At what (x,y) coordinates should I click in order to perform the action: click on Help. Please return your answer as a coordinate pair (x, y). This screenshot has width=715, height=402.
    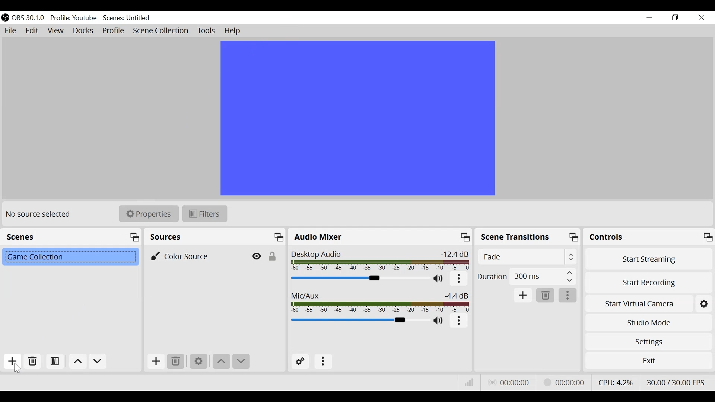
    Looking at the image, I should click on (233, 31).